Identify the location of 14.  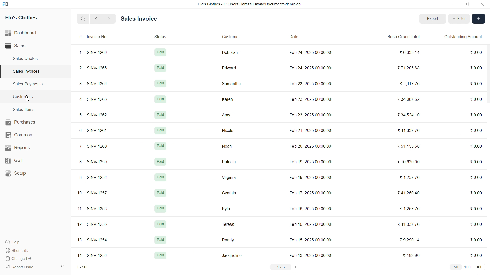
(78, 255).